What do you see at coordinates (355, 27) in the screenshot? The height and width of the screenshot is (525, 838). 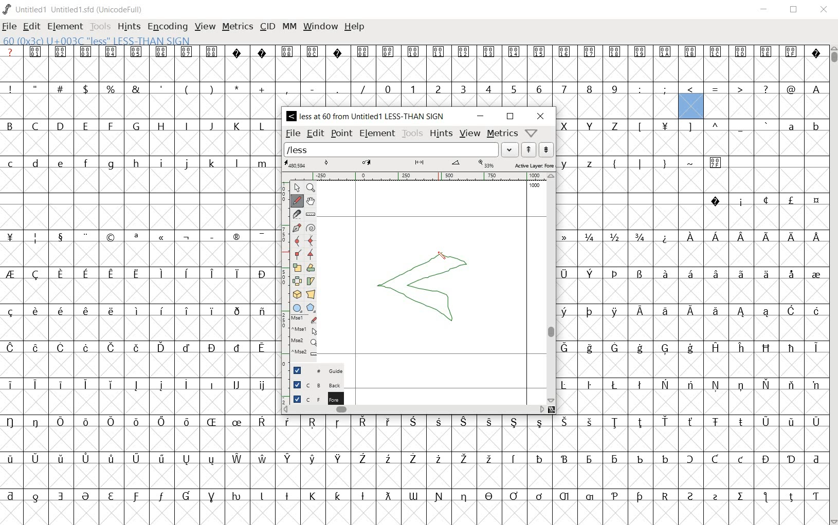 I see `help` at bounding box center [355, 27].